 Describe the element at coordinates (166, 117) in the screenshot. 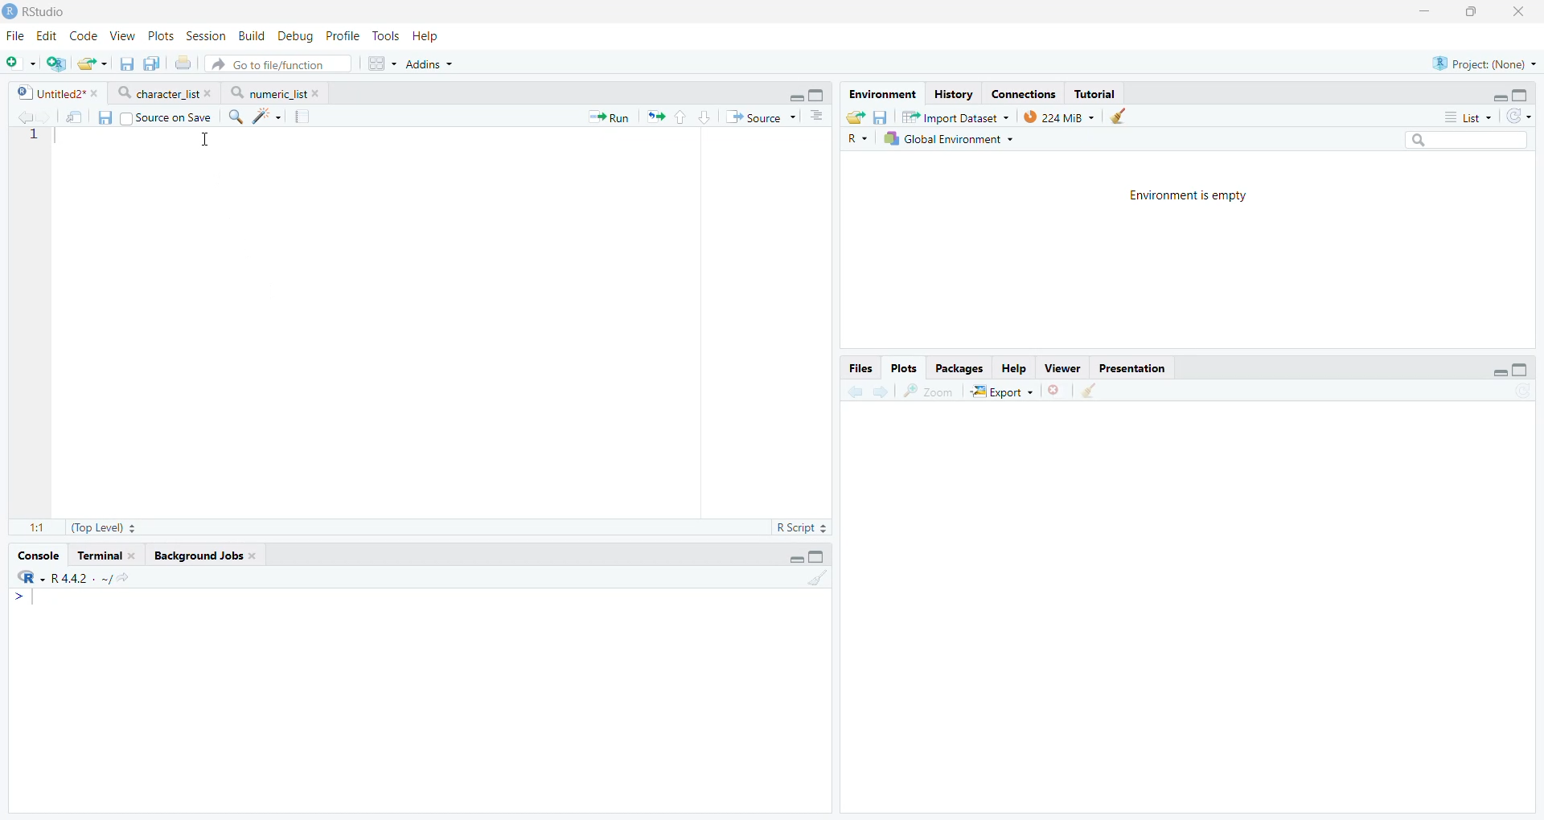

I see `Source on Save` at that location.